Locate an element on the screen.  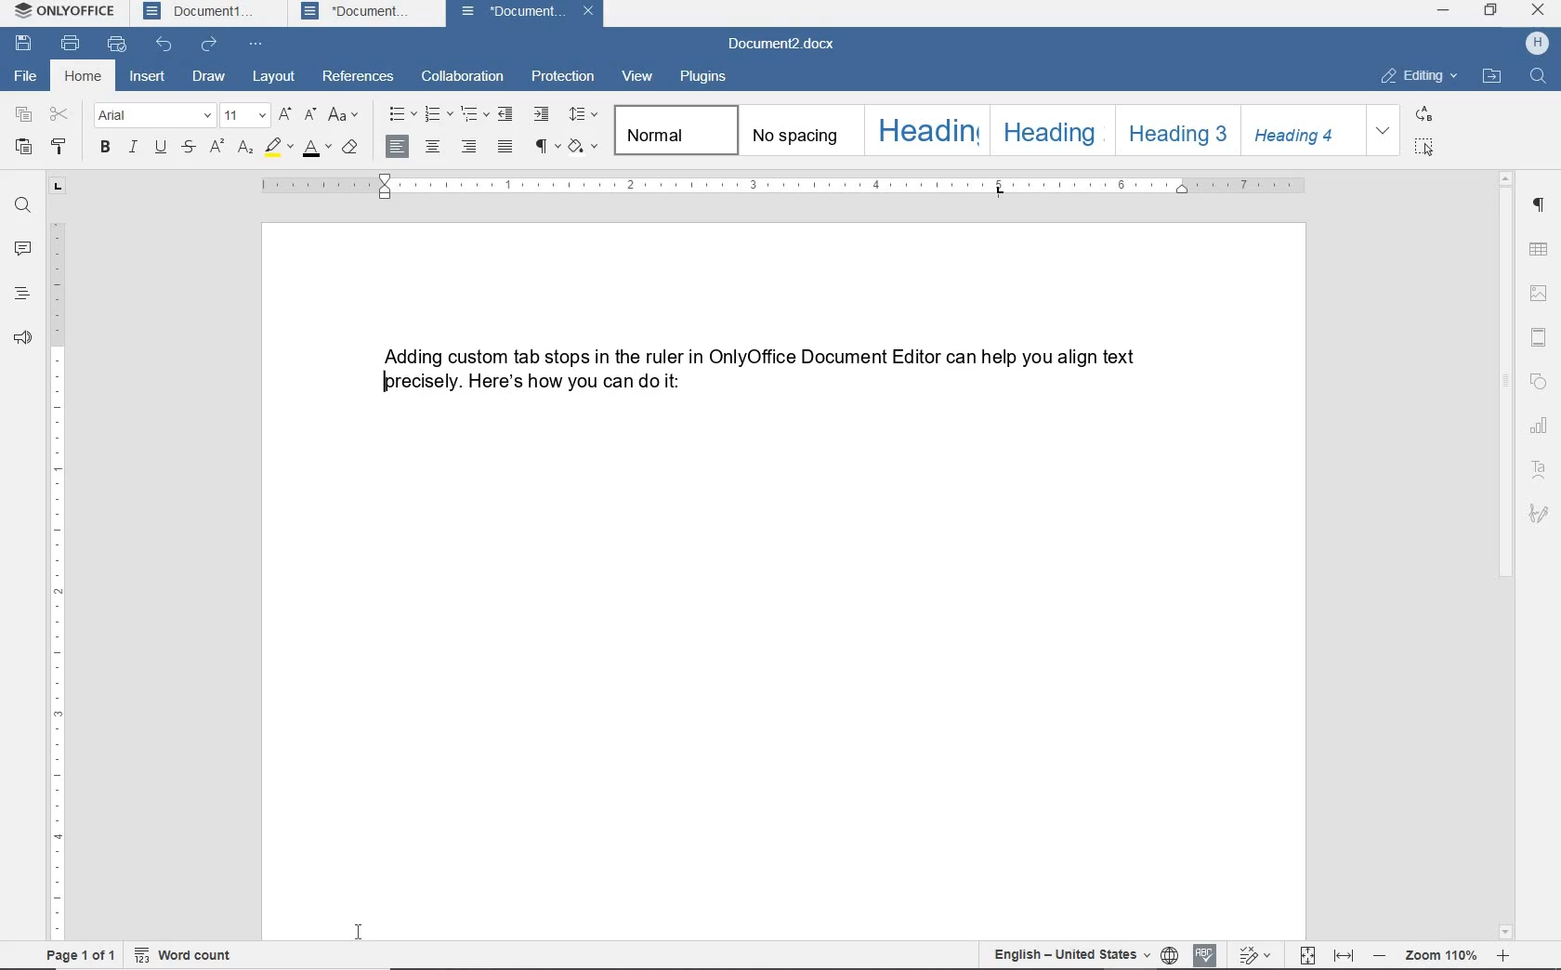
decrease indent is located at coordinates (505, 116).